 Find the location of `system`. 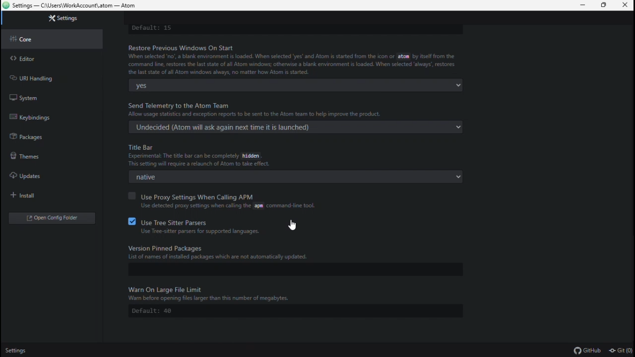

system is located at coordinates (41, 96).